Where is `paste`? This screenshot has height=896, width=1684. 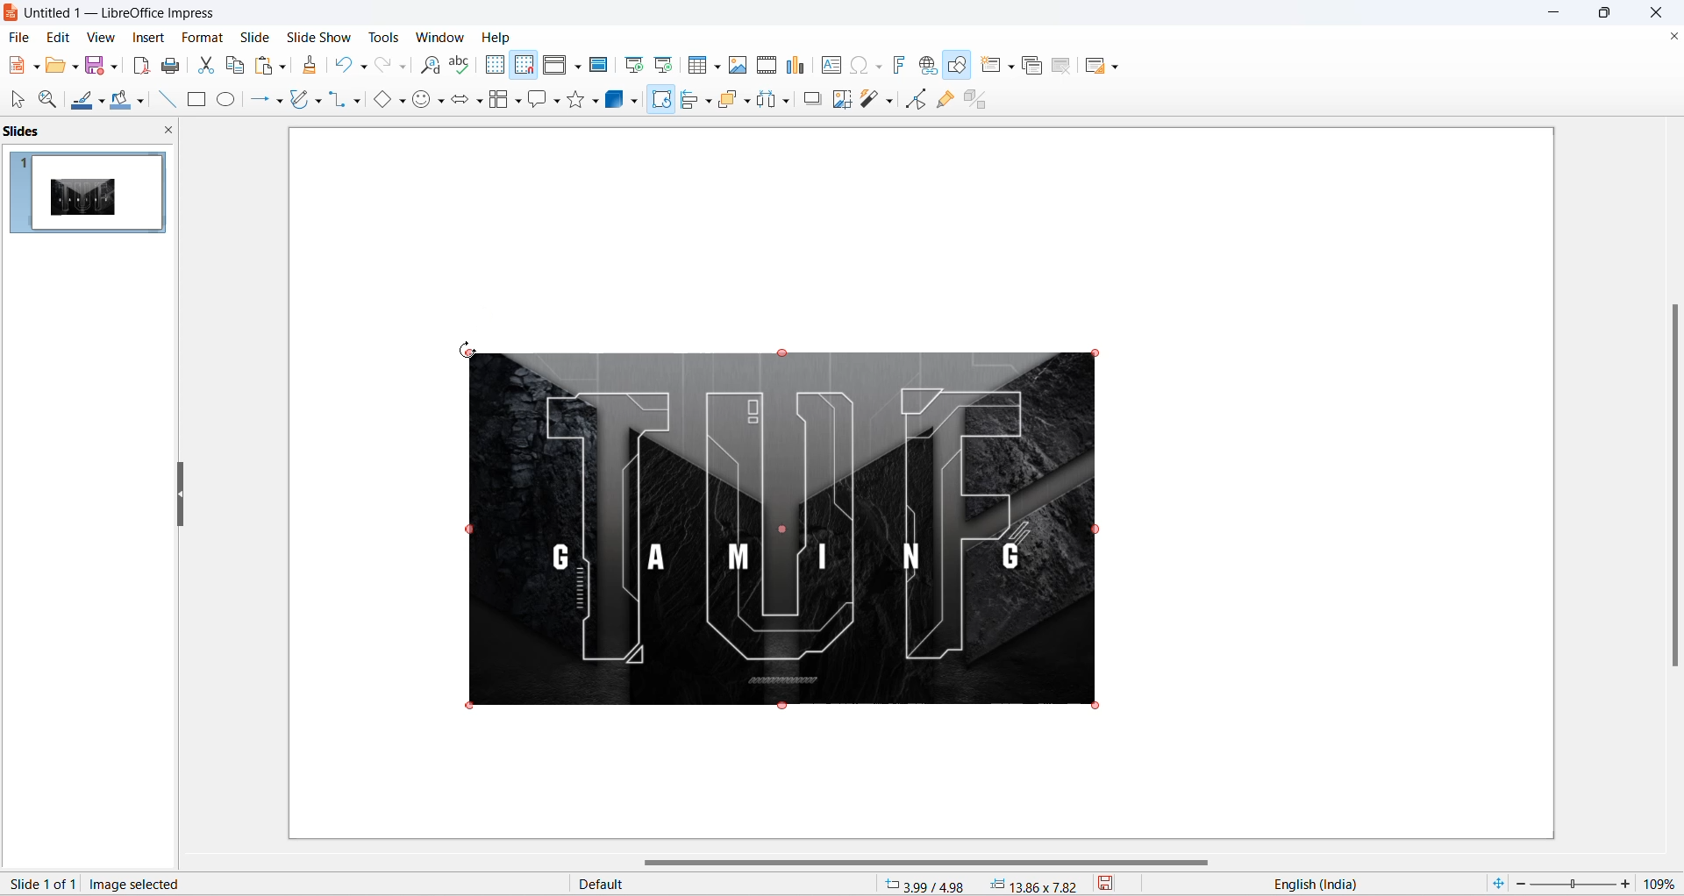
paste is located at coordinates (266, 66).